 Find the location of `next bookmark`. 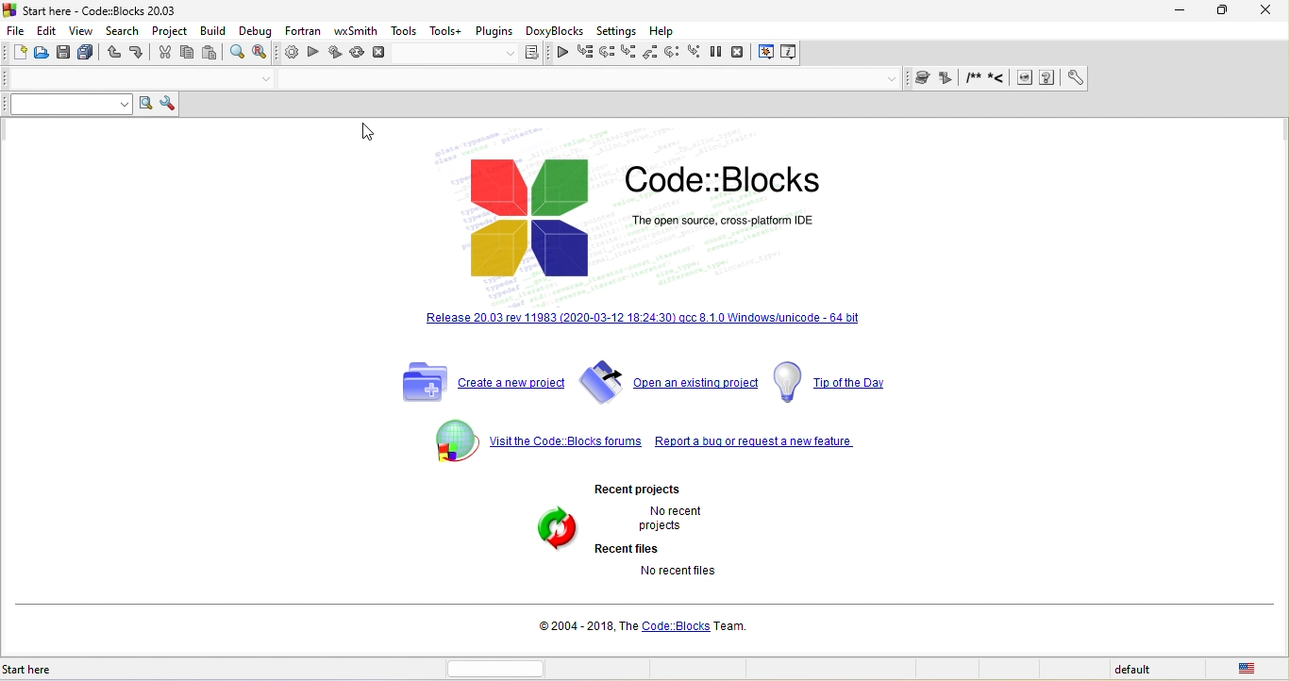

next bookmark is located at coordinates (1016, 79).